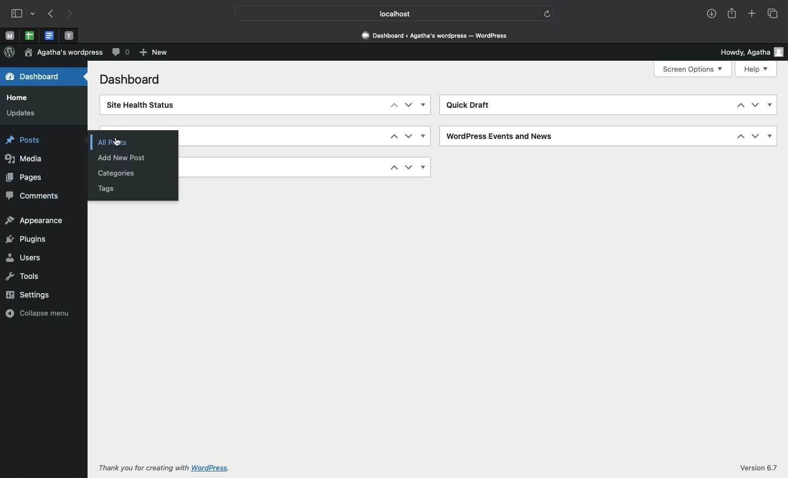 The height and width of the screenshot is (478, 788). Describe the element at coordinates (69, 33) in the screenshot. I see `text tab` at that location.